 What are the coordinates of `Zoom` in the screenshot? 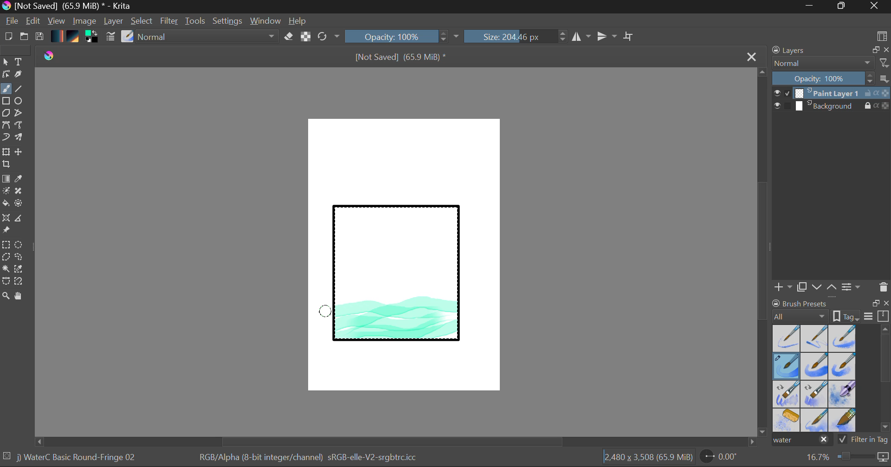 It's located at (6, 297).